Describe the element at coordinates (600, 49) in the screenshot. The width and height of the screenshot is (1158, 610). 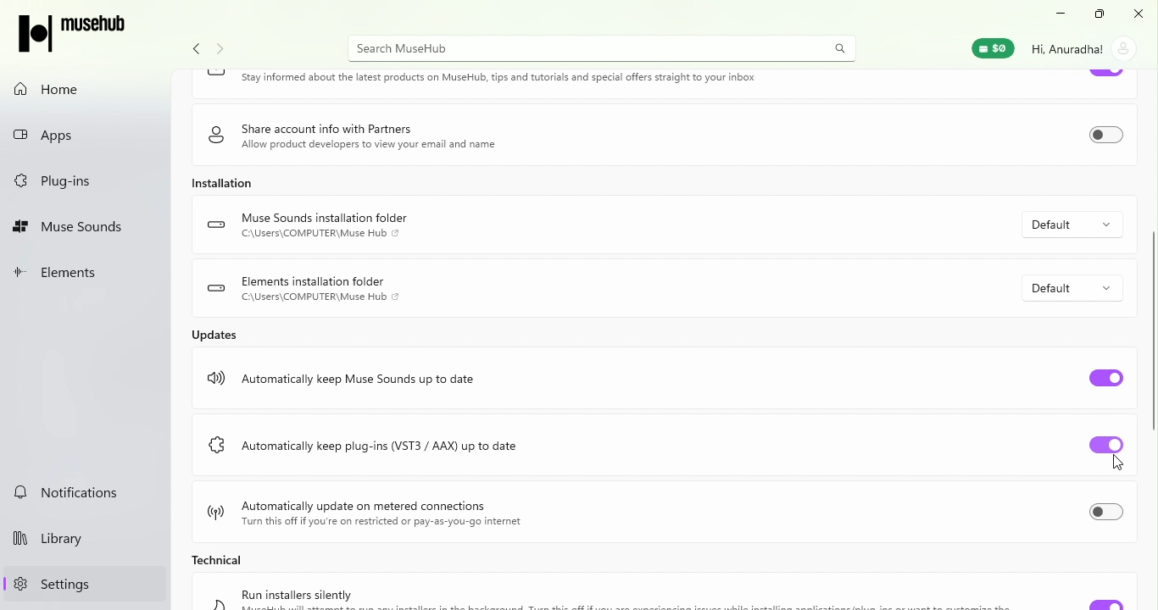
I see `Search MuseHUb` at that location.